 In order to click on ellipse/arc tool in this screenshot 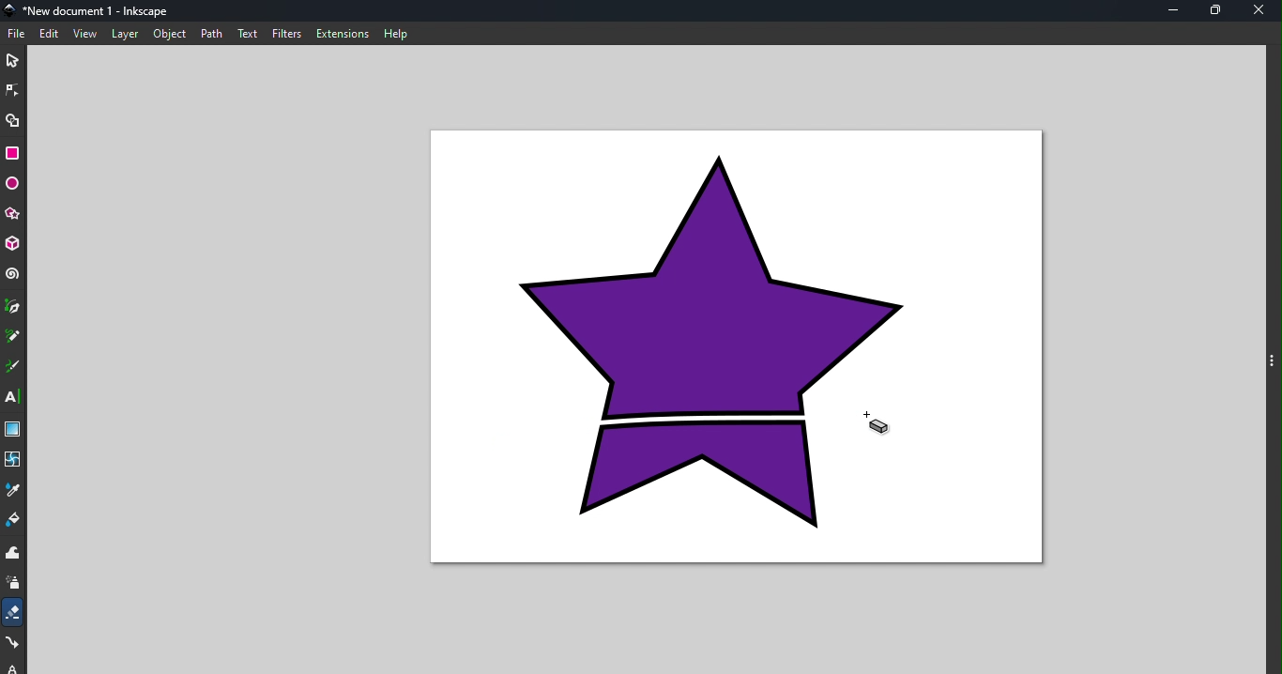, I will do `click(12, 184)`.